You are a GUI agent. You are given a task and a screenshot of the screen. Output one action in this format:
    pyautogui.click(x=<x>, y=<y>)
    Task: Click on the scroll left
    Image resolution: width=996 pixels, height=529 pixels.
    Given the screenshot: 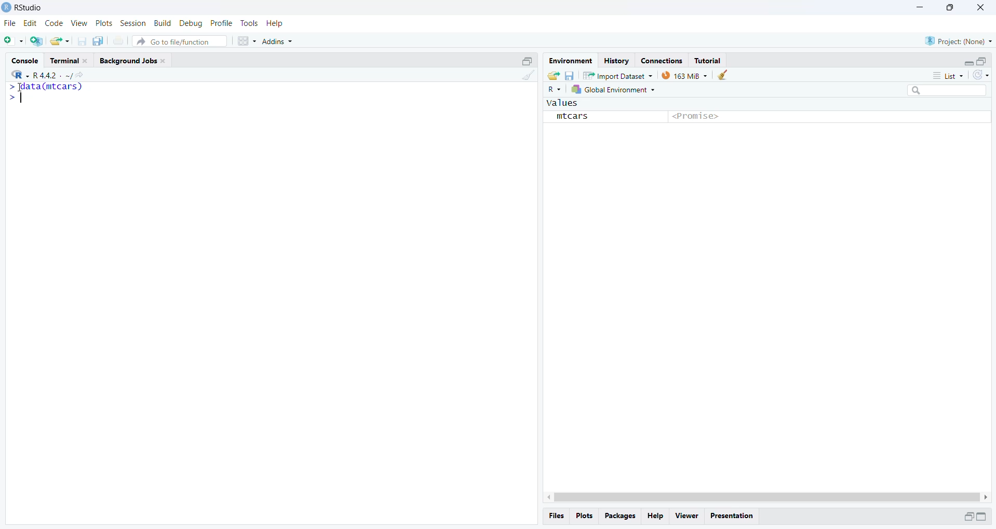 What is the action you would take?
    pyautogui.click(x=547, y=498)
    